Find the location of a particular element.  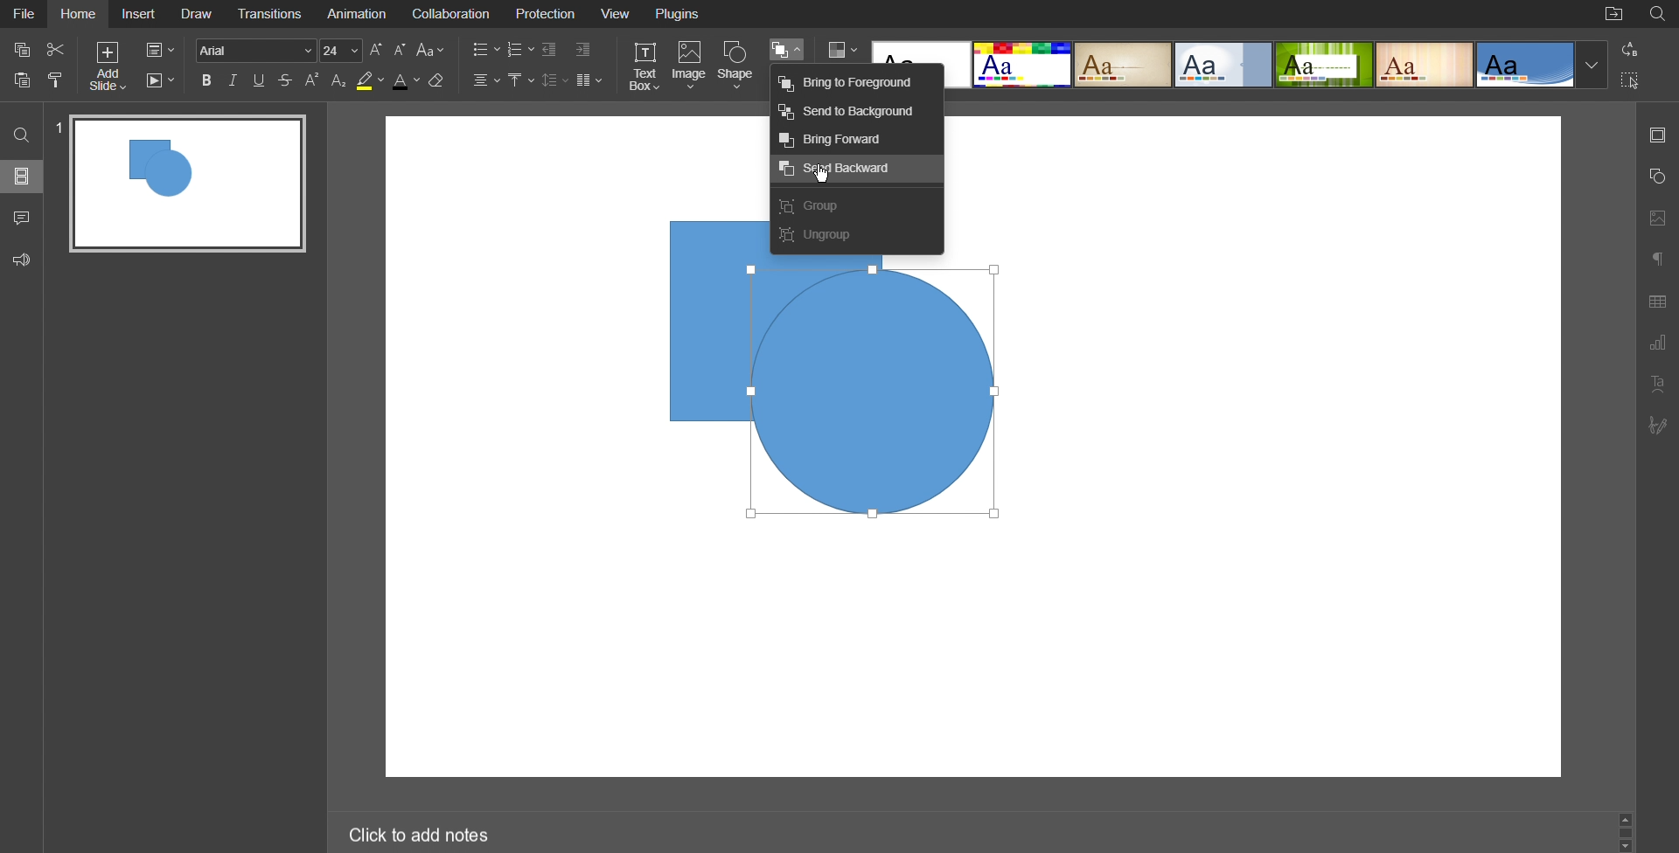

Colors is located at coordinates (844, 49).